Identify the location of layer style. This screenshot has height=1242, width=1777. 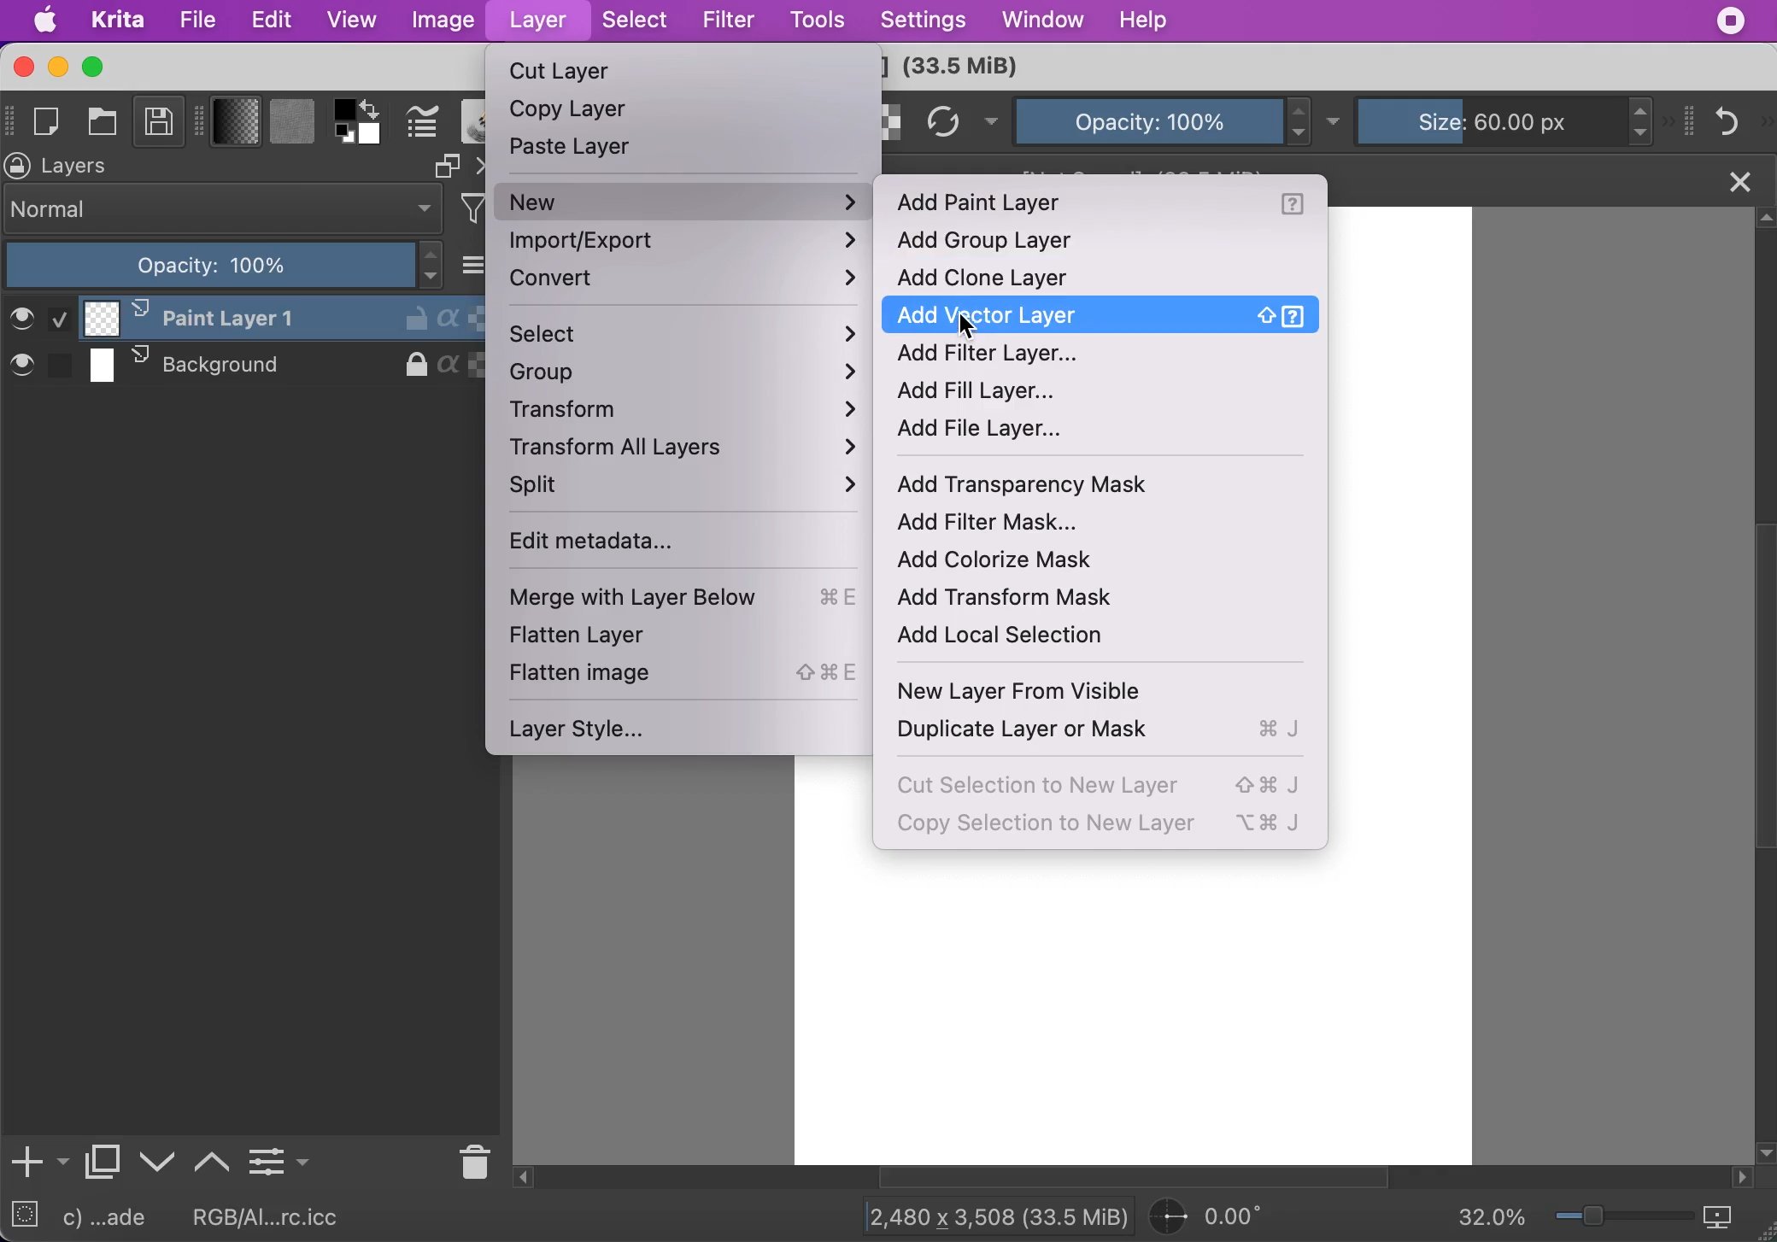
(588, 729).